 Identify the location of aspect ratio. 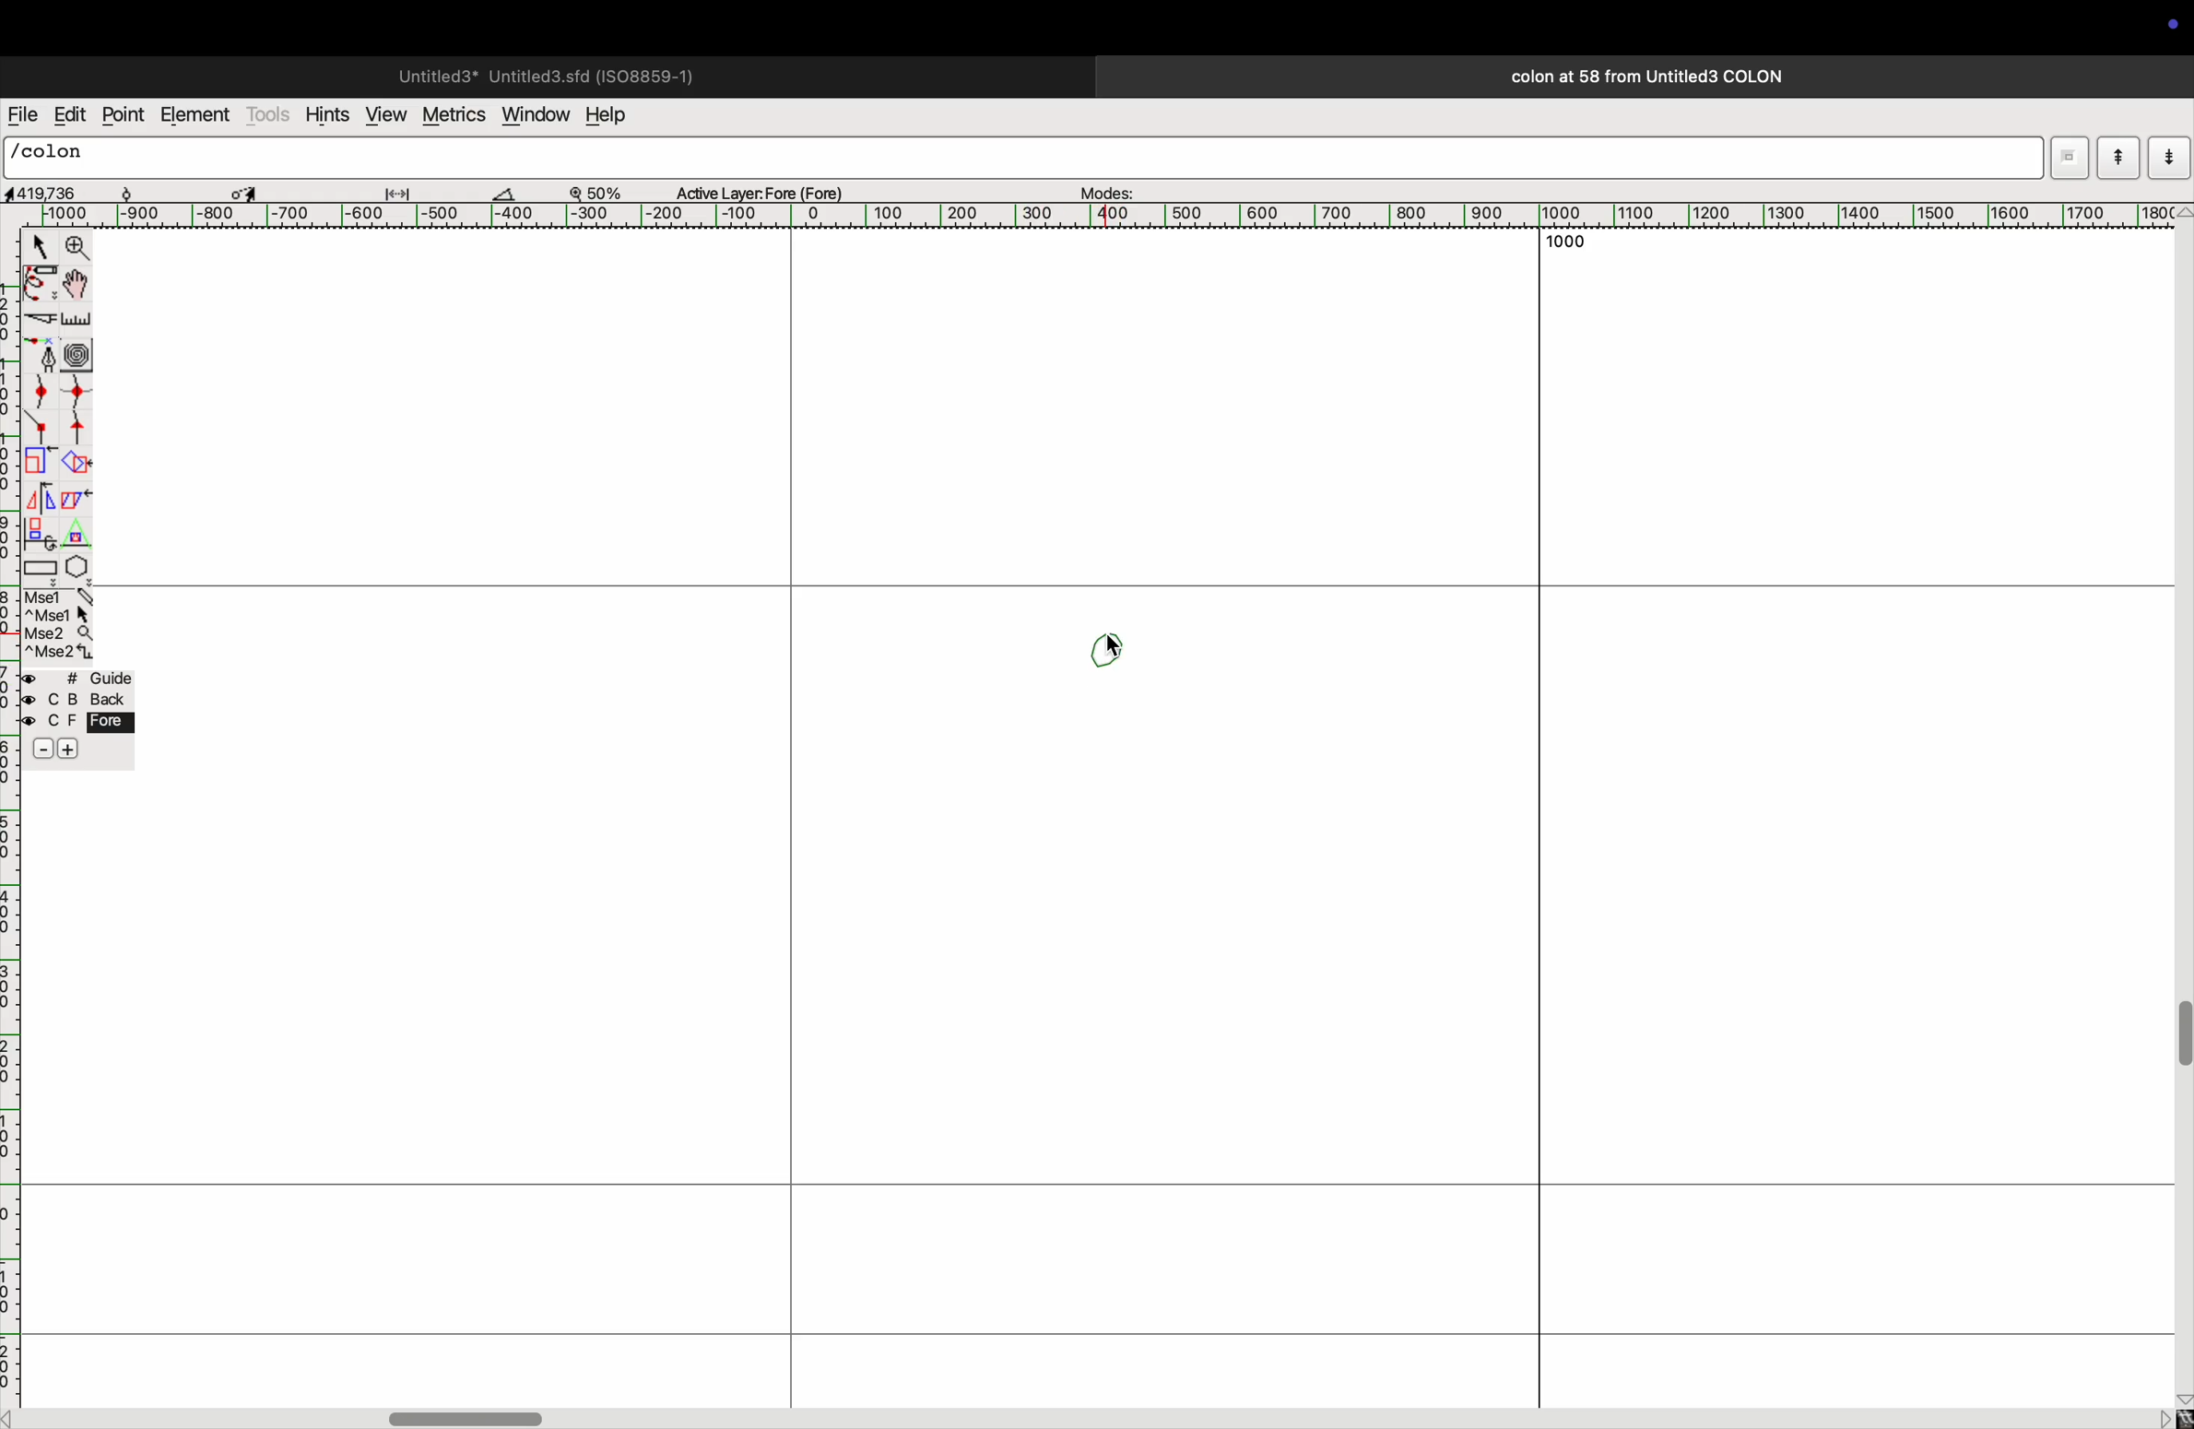
(49, 193).